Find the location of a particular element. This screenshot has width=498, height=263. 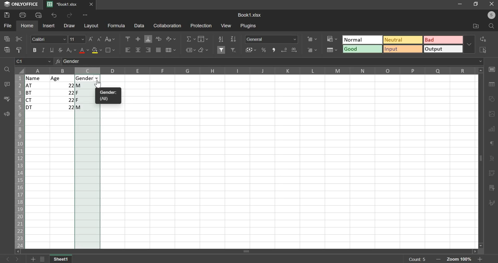

justified is located at coordinates (158, 50).